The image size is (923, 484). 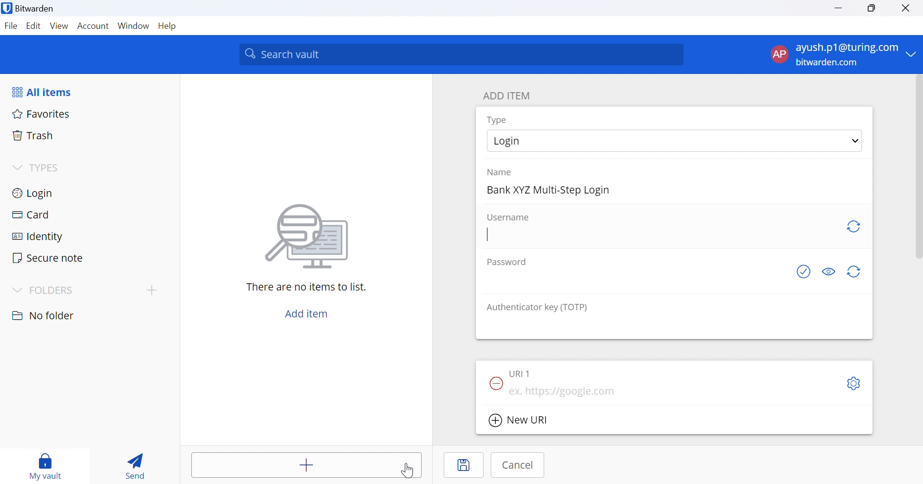 I want to click on File, so click(x=11, y=26).